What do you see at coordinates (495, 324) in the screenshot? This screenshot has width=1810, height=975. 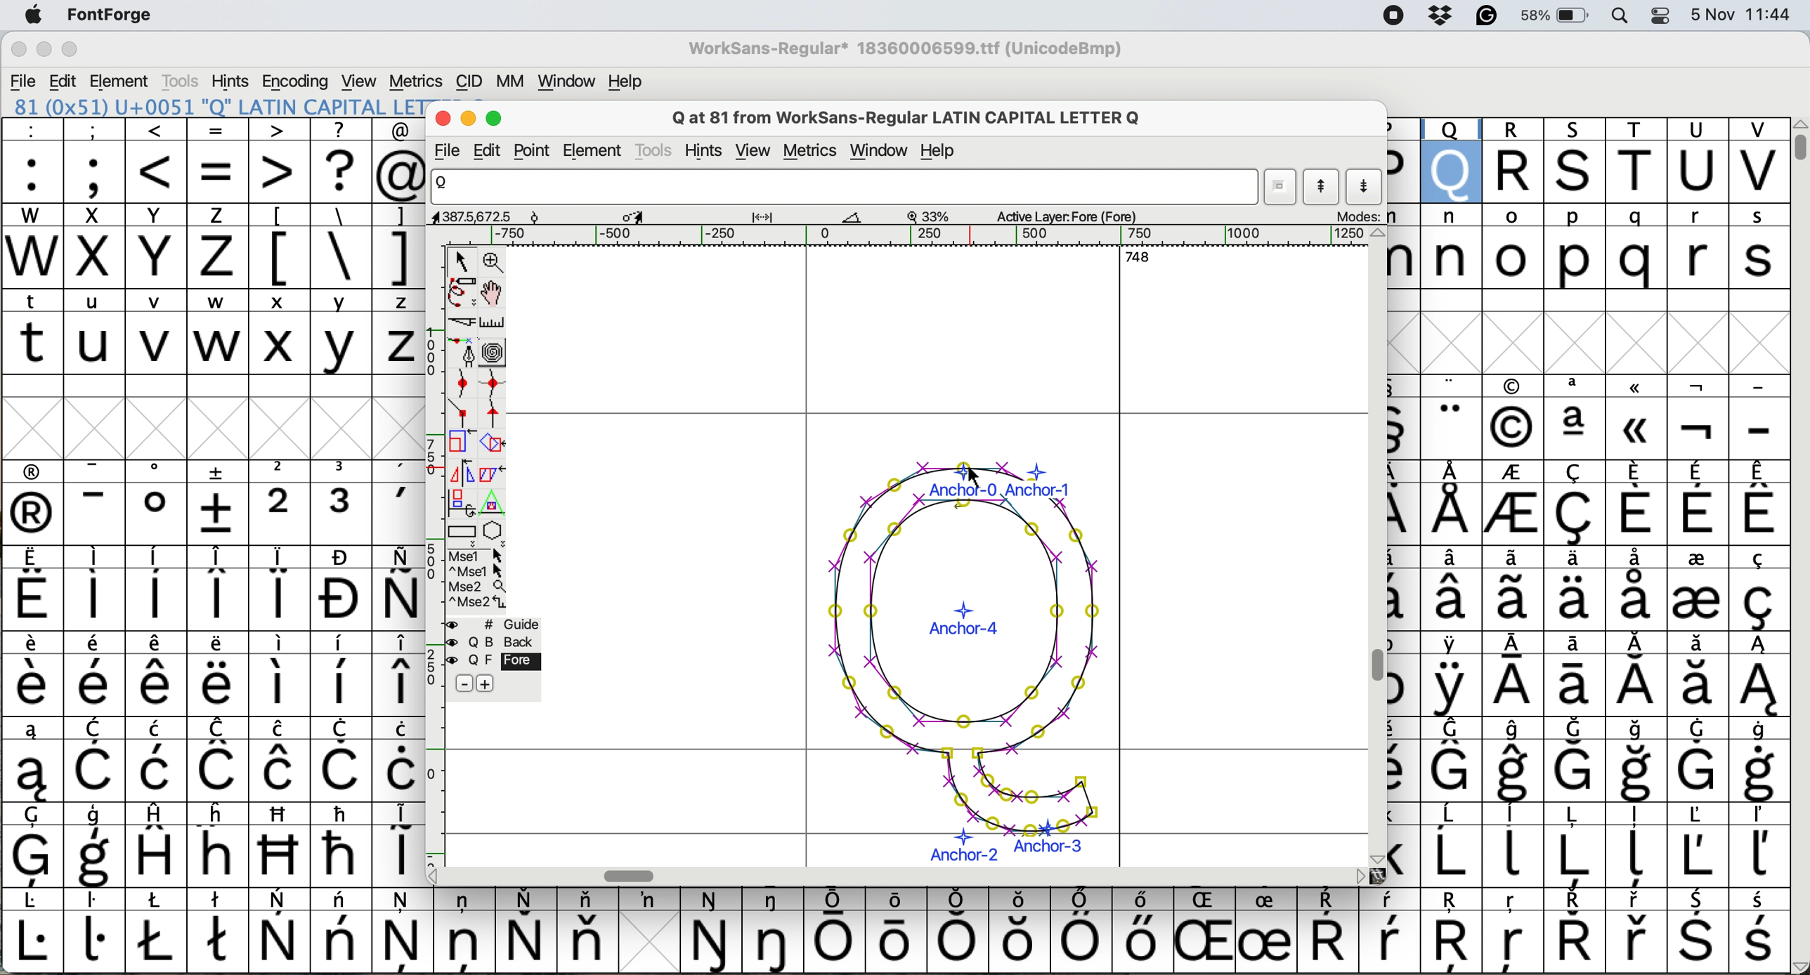 I see `measure distance` at bounding box center [495, 324].